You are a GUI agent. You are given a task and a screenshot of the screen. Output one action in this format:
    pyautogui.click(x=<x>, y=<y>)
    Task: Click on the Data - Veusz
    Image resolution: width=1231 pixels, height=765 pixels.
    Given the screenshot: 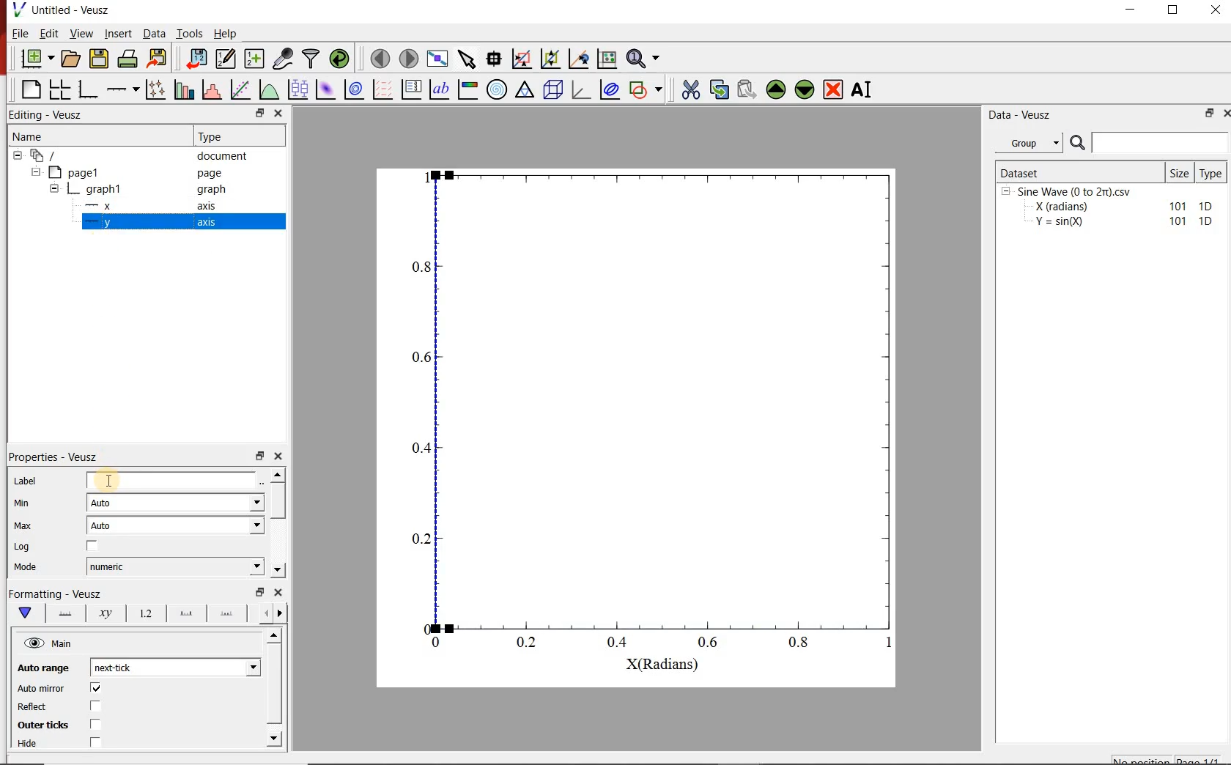 What is the action you would take?
    pyautogui.click(x=1022, y=116)
    